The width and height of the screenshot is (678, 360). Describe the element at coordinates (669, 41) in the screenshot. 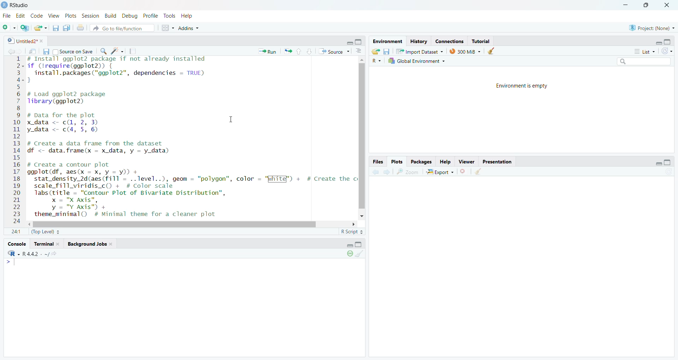

I see `hide console` at that location.